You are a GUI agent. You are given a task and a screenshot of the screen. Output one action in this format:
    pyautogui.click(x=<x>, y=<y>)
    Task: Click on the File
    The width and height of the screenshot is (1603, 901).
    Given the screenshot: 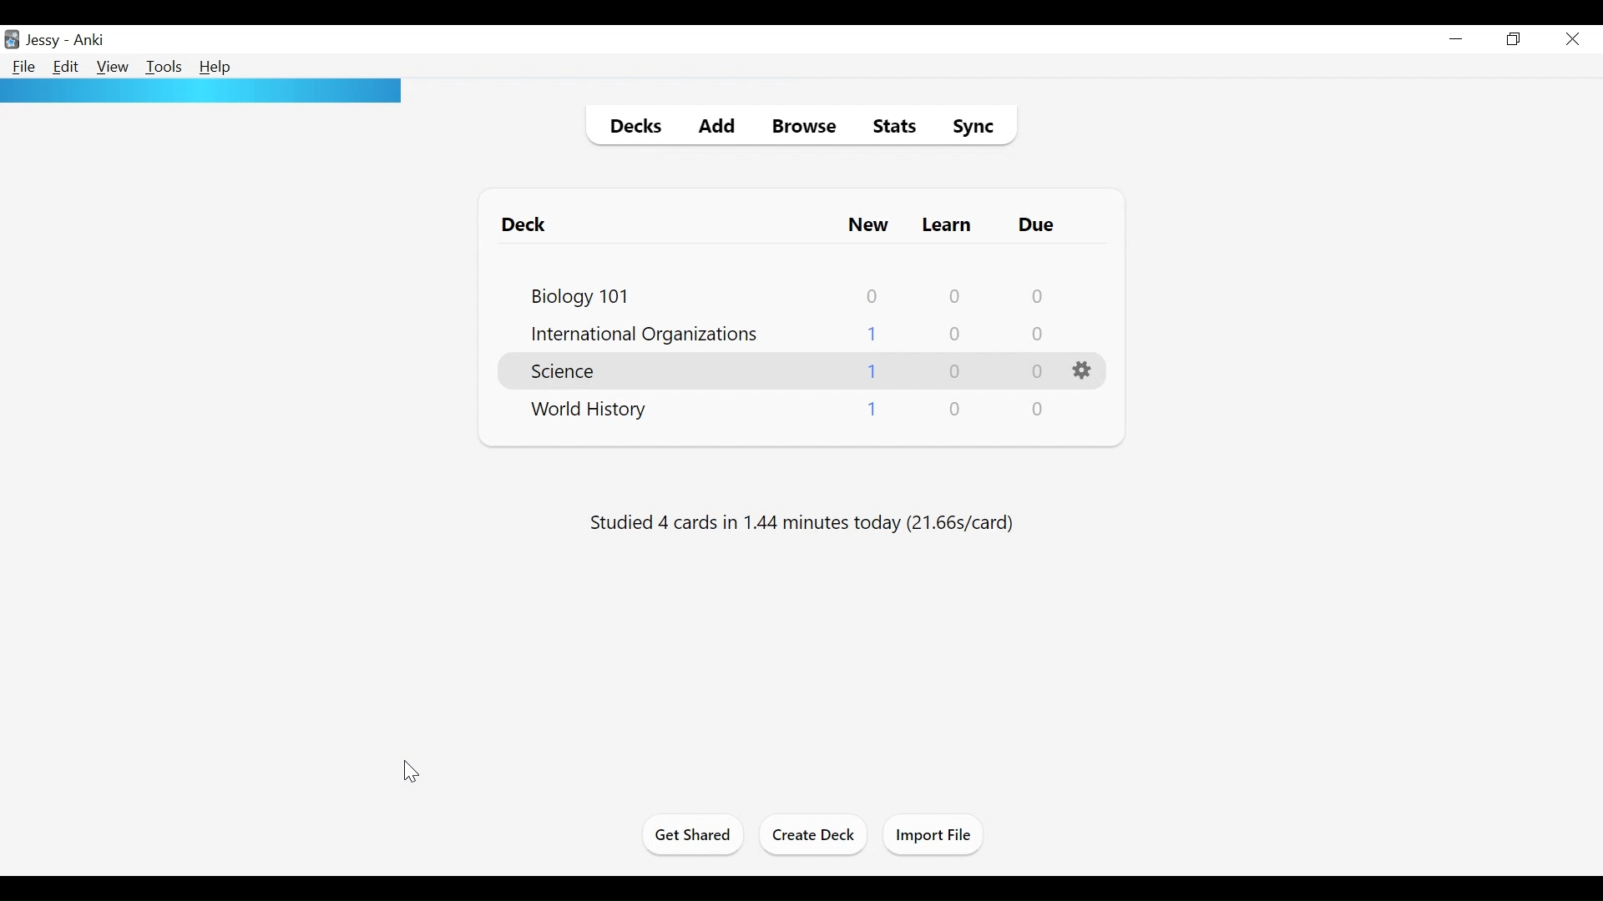 What is the action you would take?
    pyautogui.click(x=23, y=67)
    